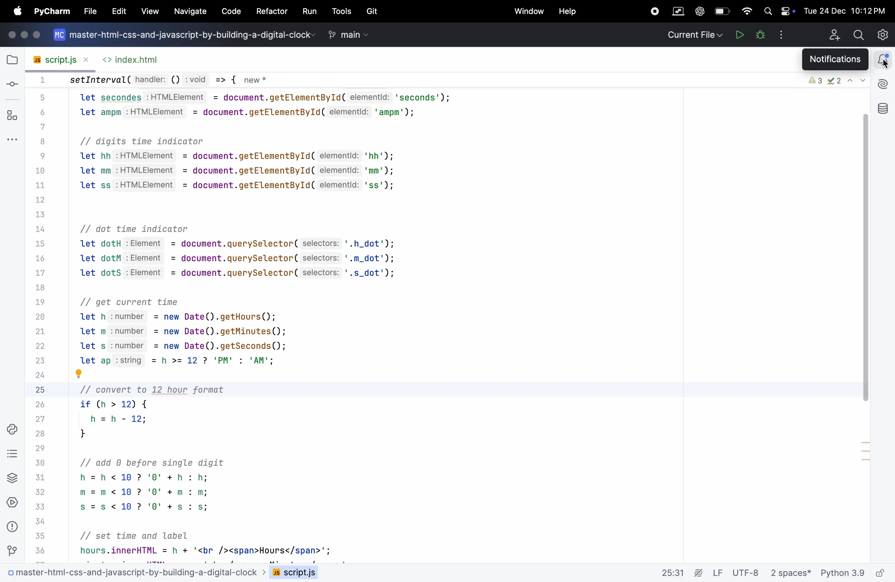 This screenshot has width=895, height=582. Describe the element at coordinates (12, 503) in the screenshot. I see `services` at that location.